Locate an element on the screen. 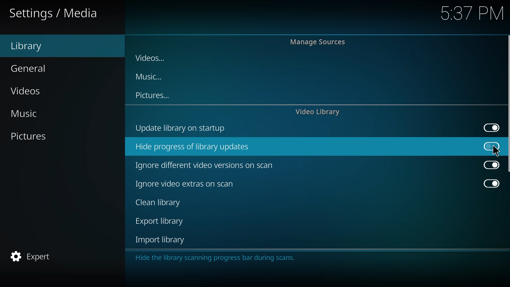 The image size is (510, 287). settings /media is located at coordinates (60, 15).